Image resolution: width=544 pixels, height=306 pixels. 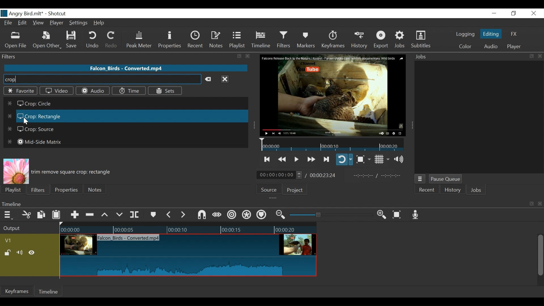 I want to click on Paste, so click(x=57, y=216).